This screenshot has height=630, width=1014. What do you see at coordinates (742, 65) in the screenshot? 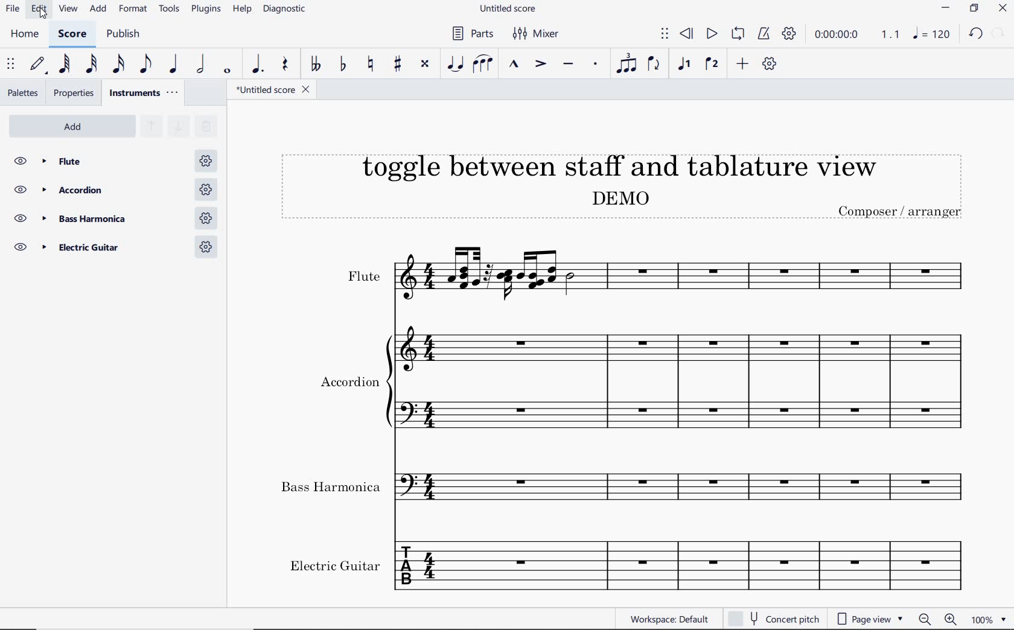
I see `add` at bounding box center [742, 65].